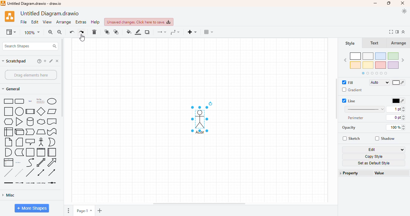  I want to click on line, so click(349, 100).